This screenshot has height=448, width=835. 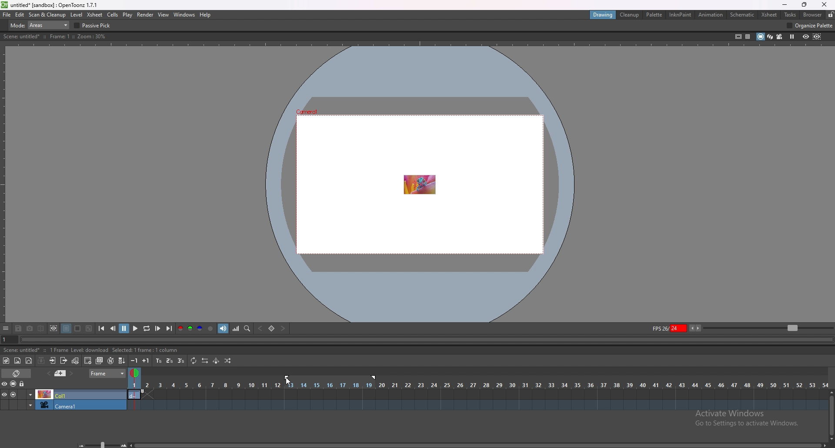 I want to click on windows, so click(x=184, y=15).